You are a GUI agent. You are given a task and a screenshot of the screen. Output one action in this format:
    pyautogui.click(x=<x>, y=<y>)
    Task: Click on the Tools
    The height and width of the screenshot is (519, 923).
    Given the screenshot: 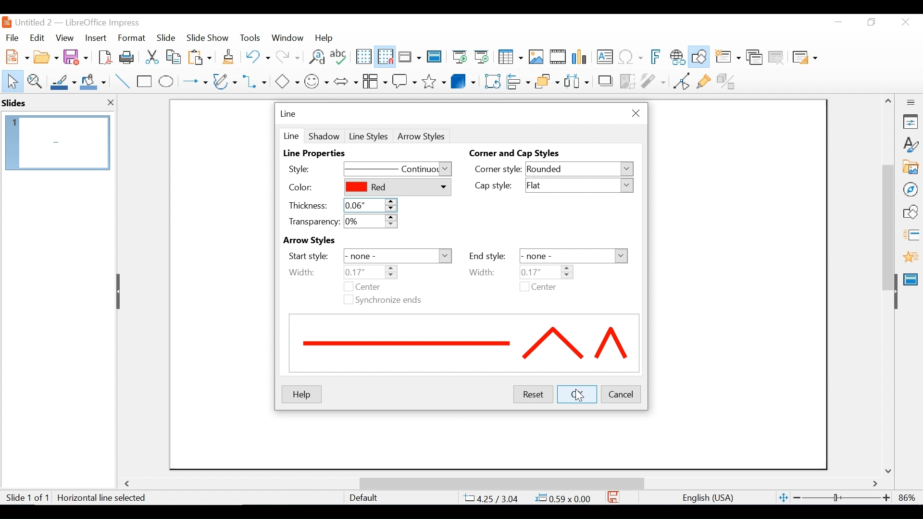 What is the action you would take?
    pyautogui.click(x=250, y=37)
    